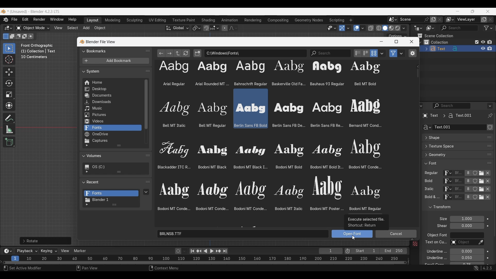 The width and height of the screenshot is (496, 279). What do you see at coordinates (269, 73) in the screenshot?
I see `font` at bounding box center [269, 73].